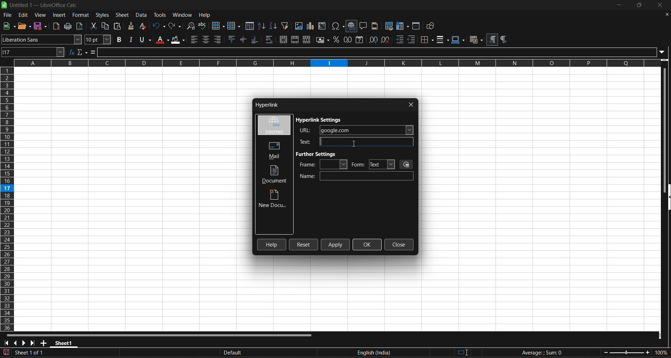  What do you see at coordinates (364, 26) in the screenshot?
I see `insert comment` at bounding box center [364, 26].